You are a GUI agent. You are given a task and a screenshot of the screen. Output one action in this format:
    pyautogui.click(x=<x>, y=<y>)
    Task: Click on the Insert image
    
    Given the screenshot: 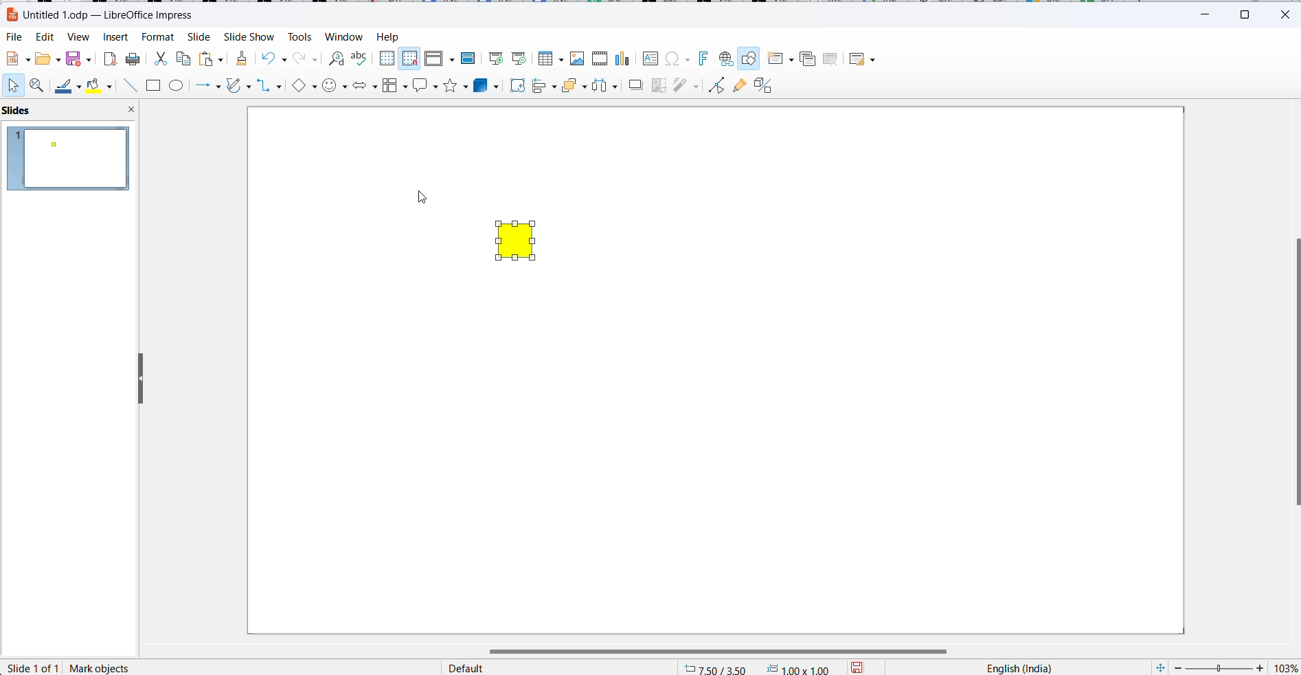 What is the action you would take?
    pyautogui.click(x=579, y=58)
    